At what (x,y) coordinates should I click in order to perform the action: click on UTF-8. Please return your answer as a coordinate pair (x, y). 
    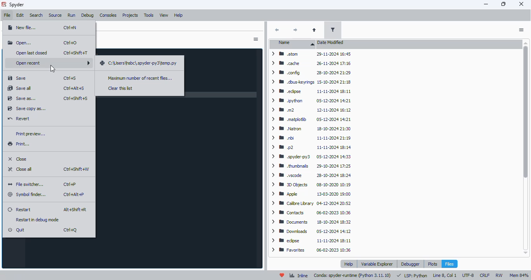
    Looking at the image, I should click on (468, 276).